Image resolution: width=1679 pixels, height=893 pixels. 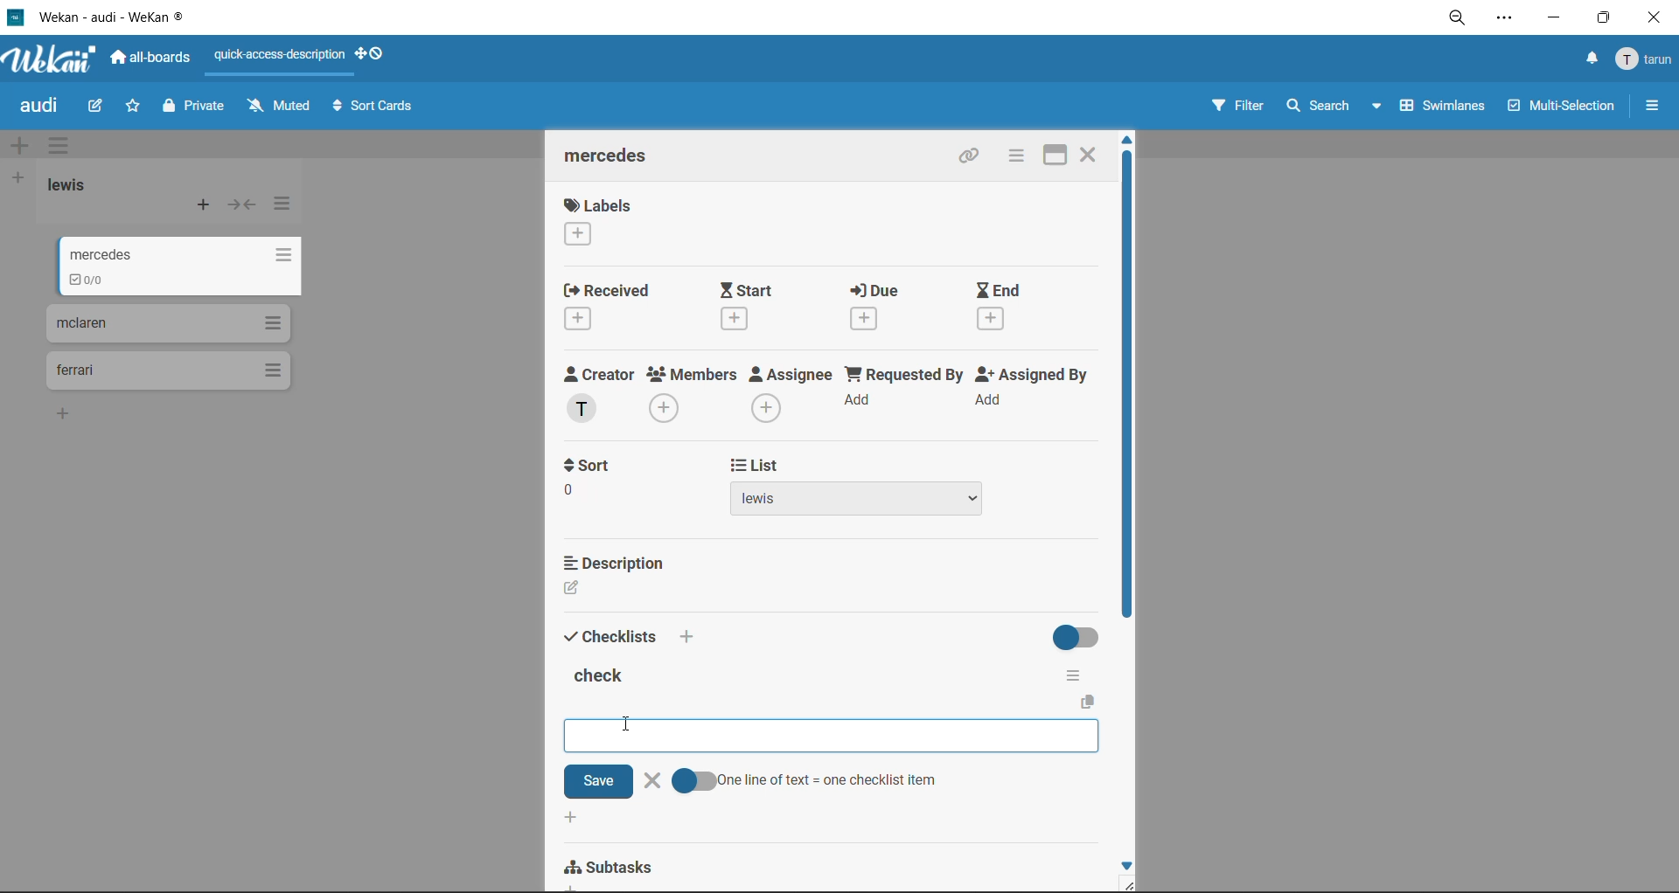 What do you see at coordinates (1048, 155) in the screenshot?
I see `maximize` at bounding box center [1048, 155].